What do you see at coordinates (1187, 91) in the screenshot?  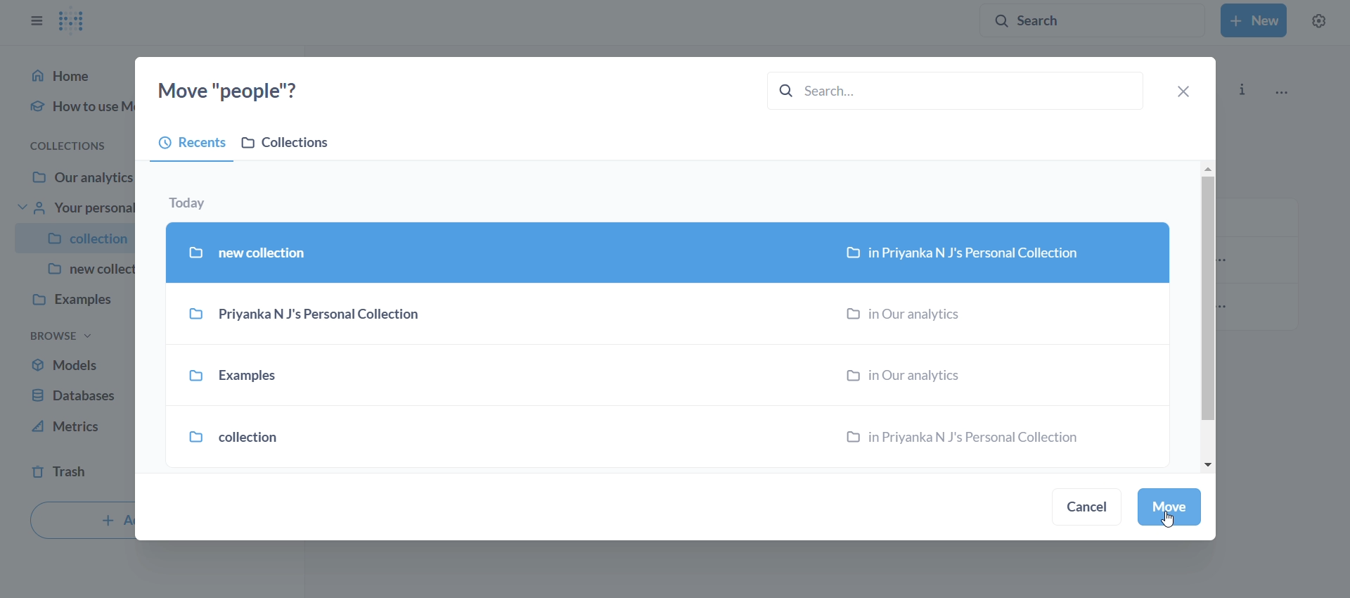 I see `close` at bounding box center [1187, 91].